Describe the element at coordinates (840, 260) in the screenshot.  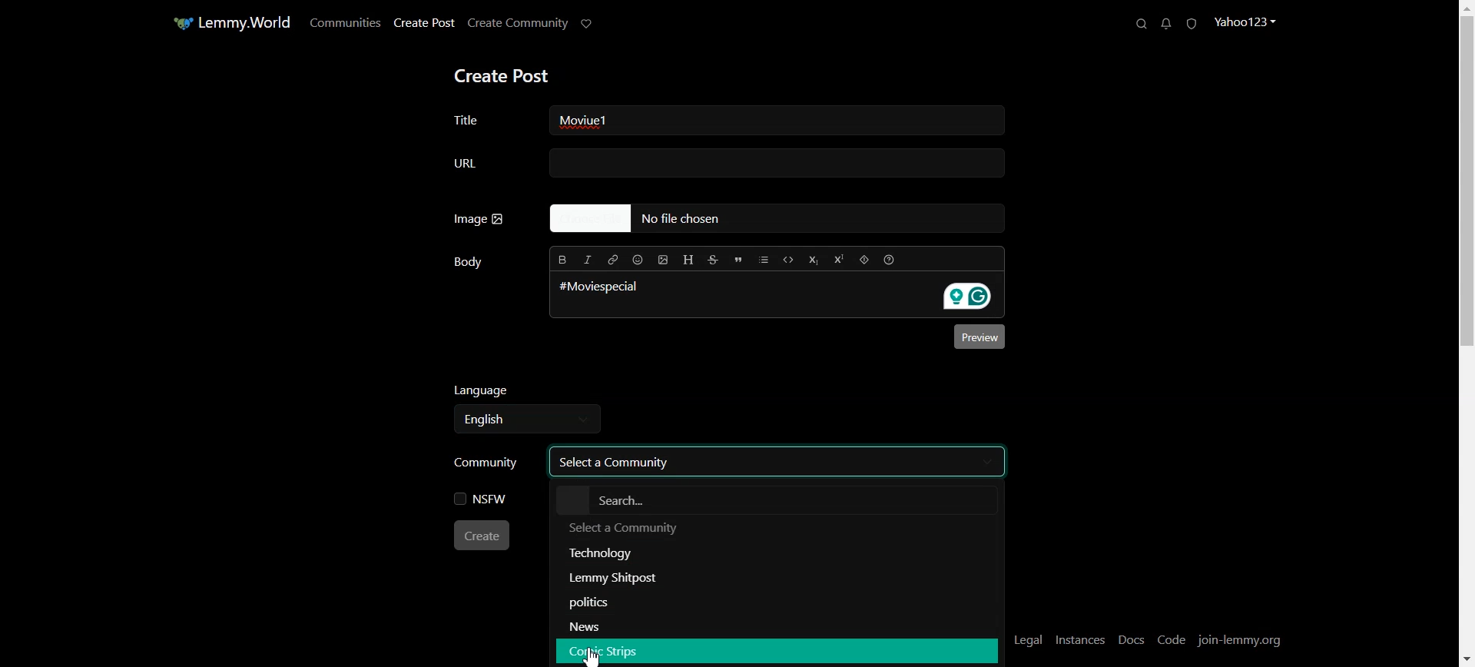
I see `Superscript` at that location.